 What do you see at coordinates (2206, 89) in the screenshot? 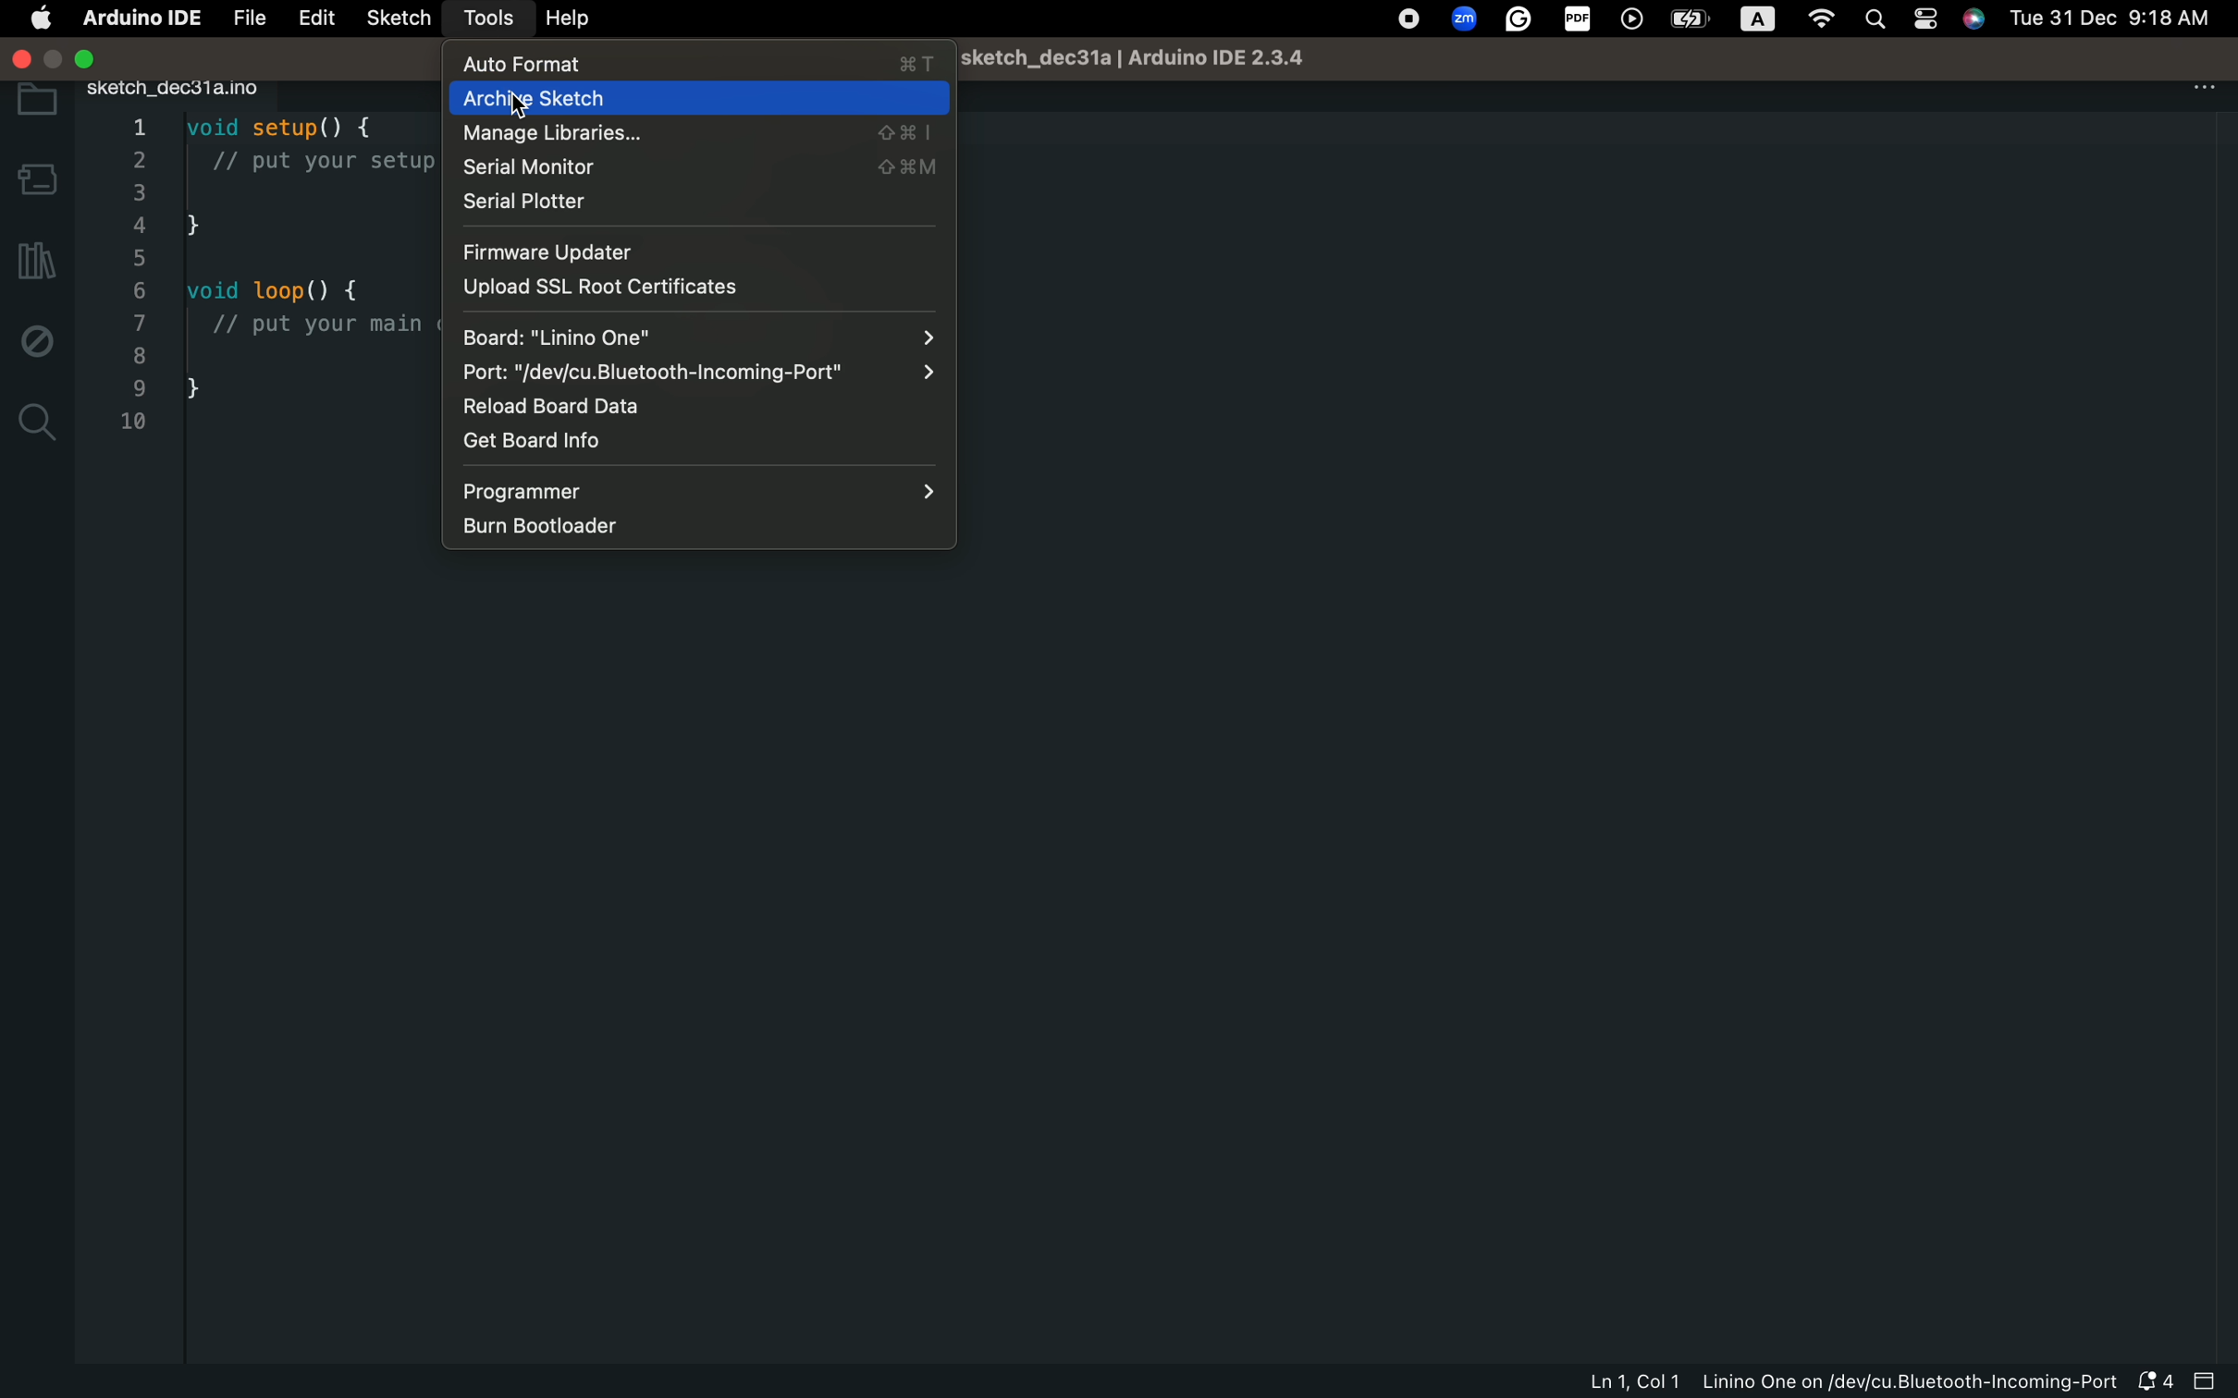
I see `More Menu` at bounding box center [2206, 89].